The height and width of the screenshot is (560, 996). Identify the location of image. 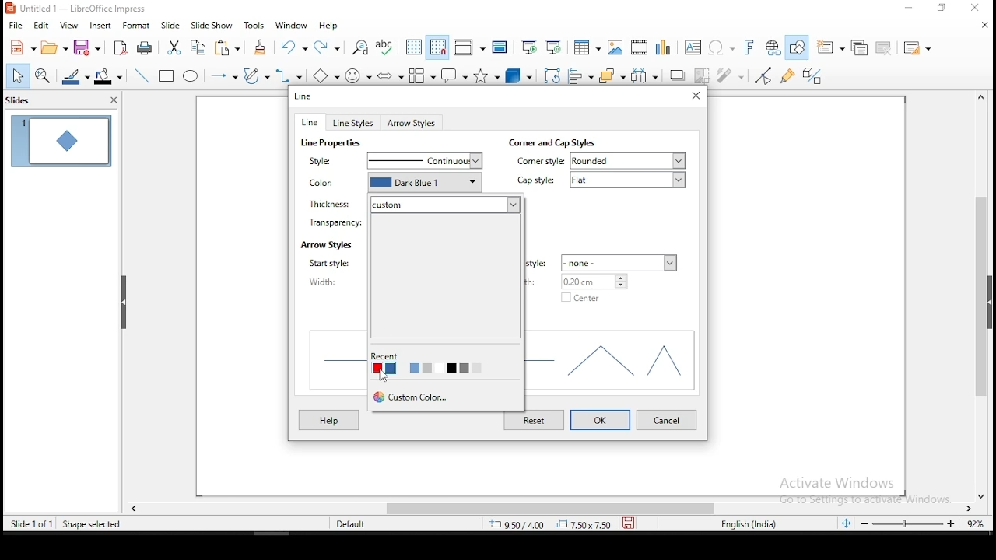
(619, 47).